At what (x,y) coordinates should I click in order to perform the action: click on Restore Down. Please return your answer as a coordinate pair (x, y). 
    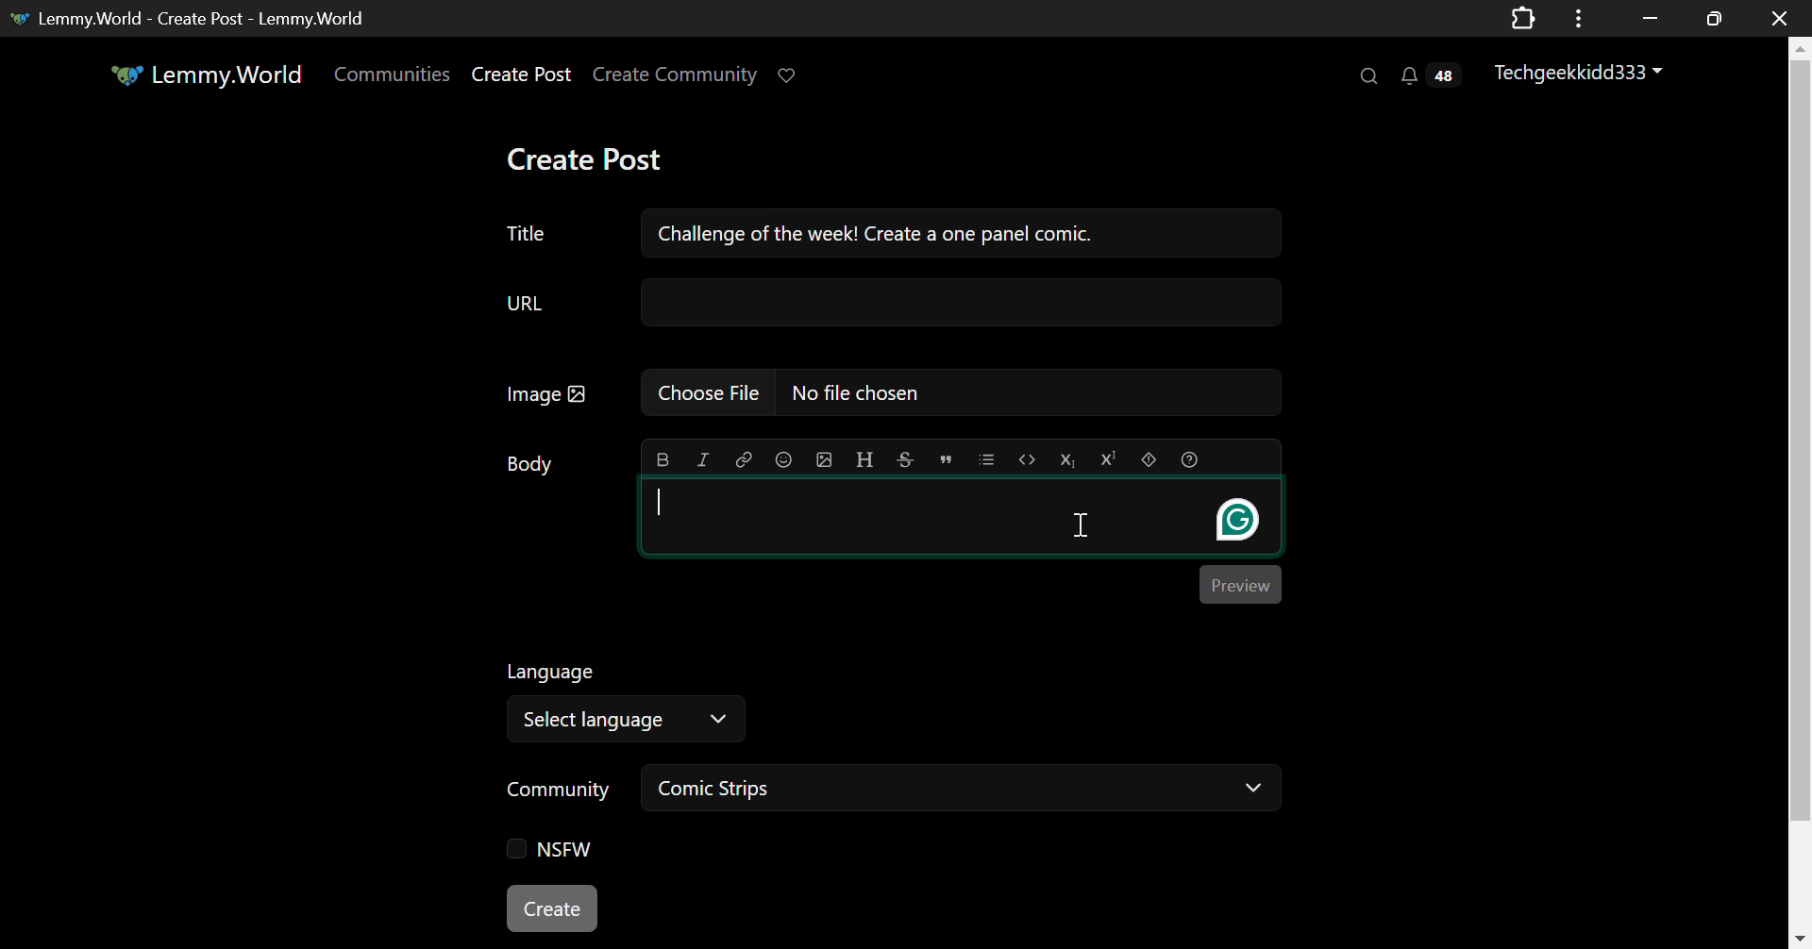
    Looking at the image, I should click on (1650, 16).